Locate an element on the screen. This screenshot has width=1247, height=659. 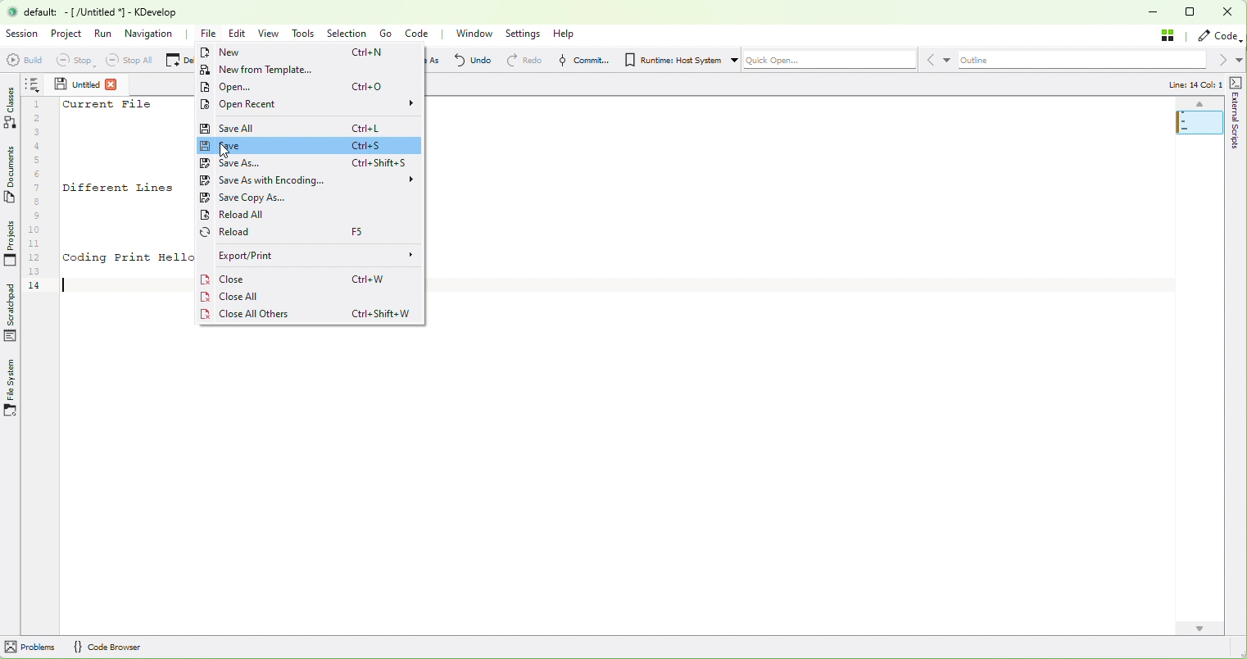
F5 is located at coordinates (360, 230).